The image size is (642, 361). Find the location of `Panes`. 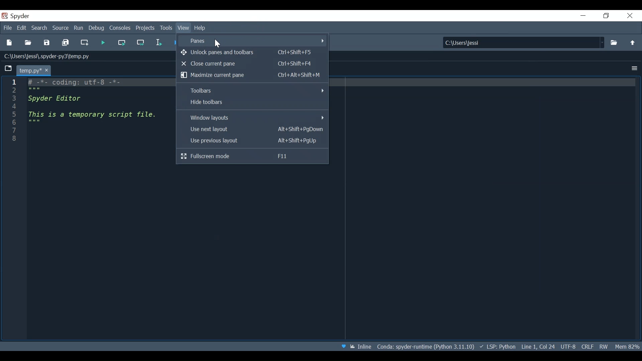

Panes is located at coordinates (252, 41).